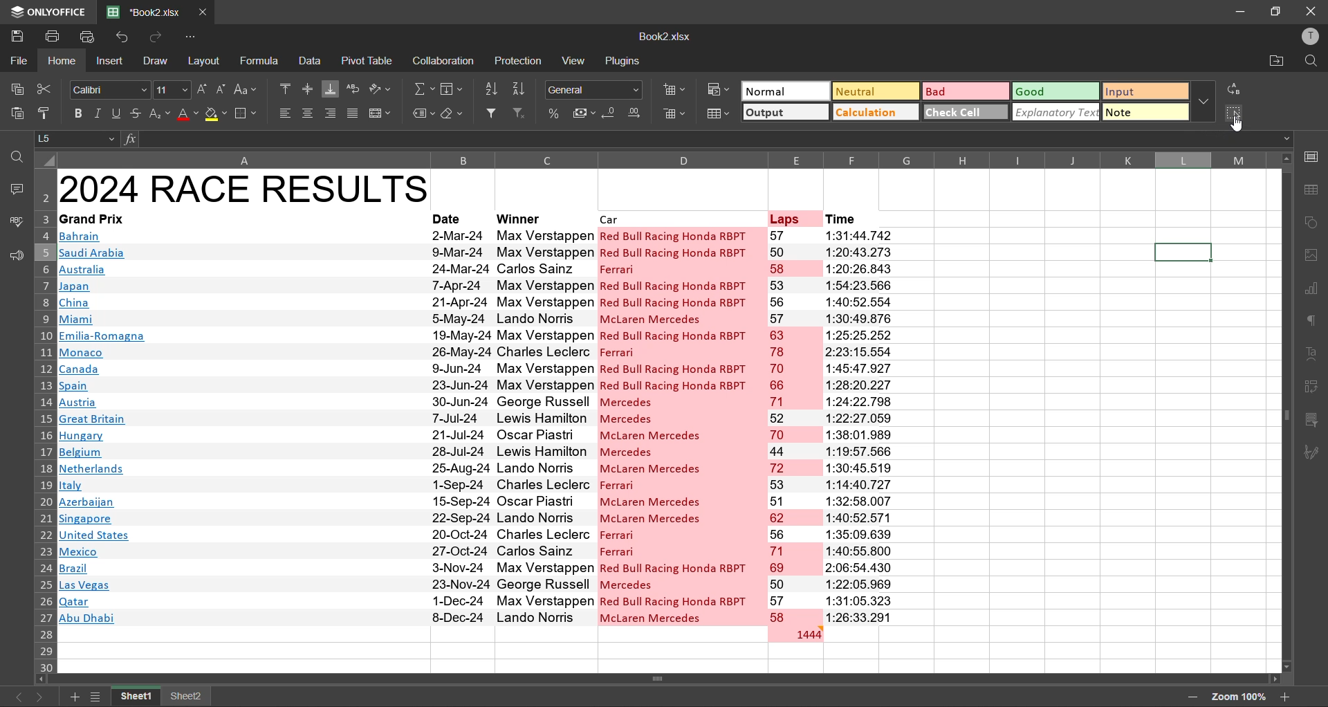 The image size is (1328, 707). Describe the element at coordinates (1313, 225) in the screenshot. I see `shapes` at that location.